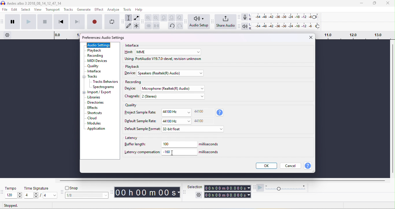  Describe the element at coordinates (128, 9) in the screenshot. I see `tools` at that location.